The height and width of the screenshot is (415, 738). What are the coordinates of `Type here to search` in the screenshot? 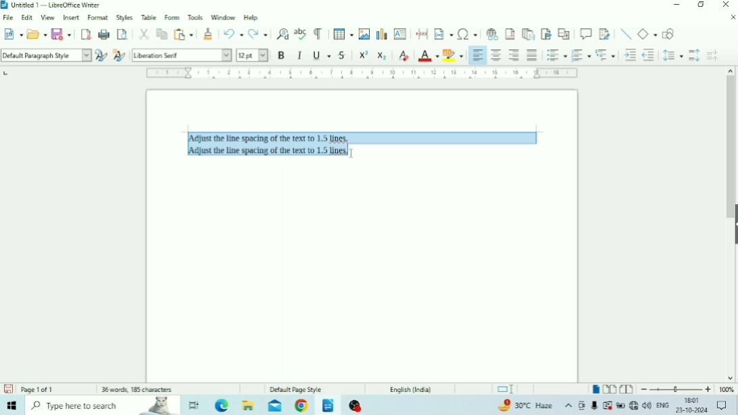 It's located at (103, 406).